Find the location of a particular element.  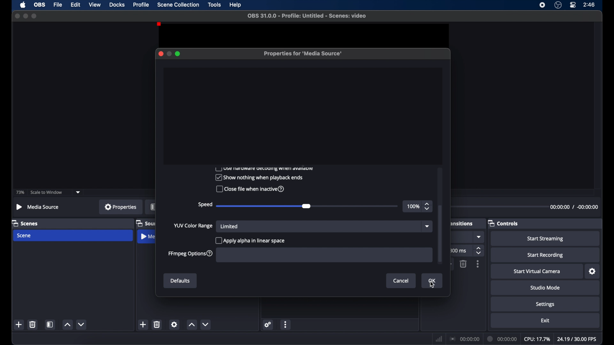

delete is located at coordinates (463, 264).